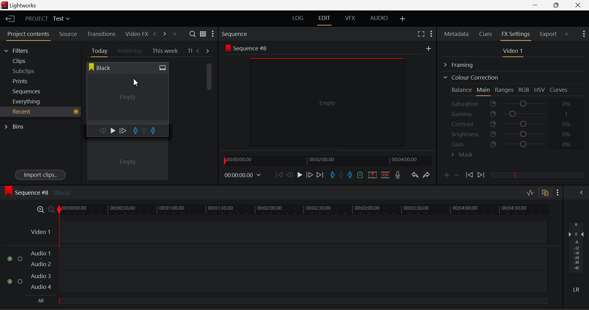 This screenshot has height=310, width=589. Describe the element at coordinates (135, 34) in the screenshot. I see `Video FX` at that location.